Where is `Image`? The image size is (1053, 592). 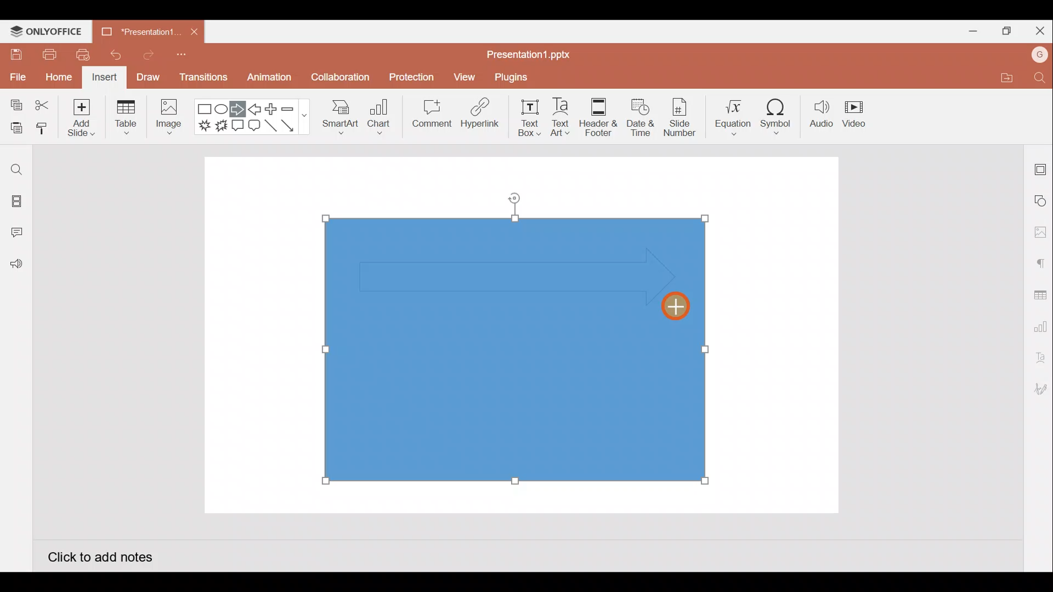
Image is located at coordinates (167, 119).